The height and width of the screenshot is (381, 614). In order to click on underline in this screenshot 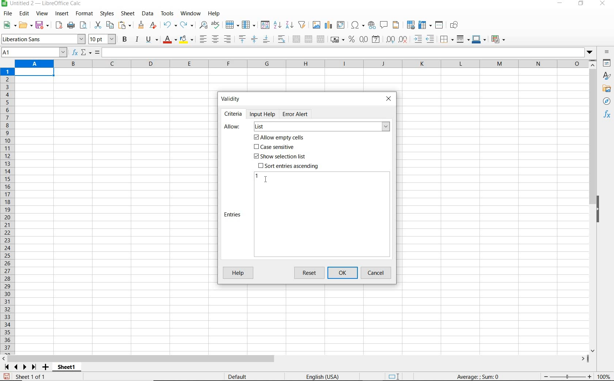, I will do `click(152, 40)`.